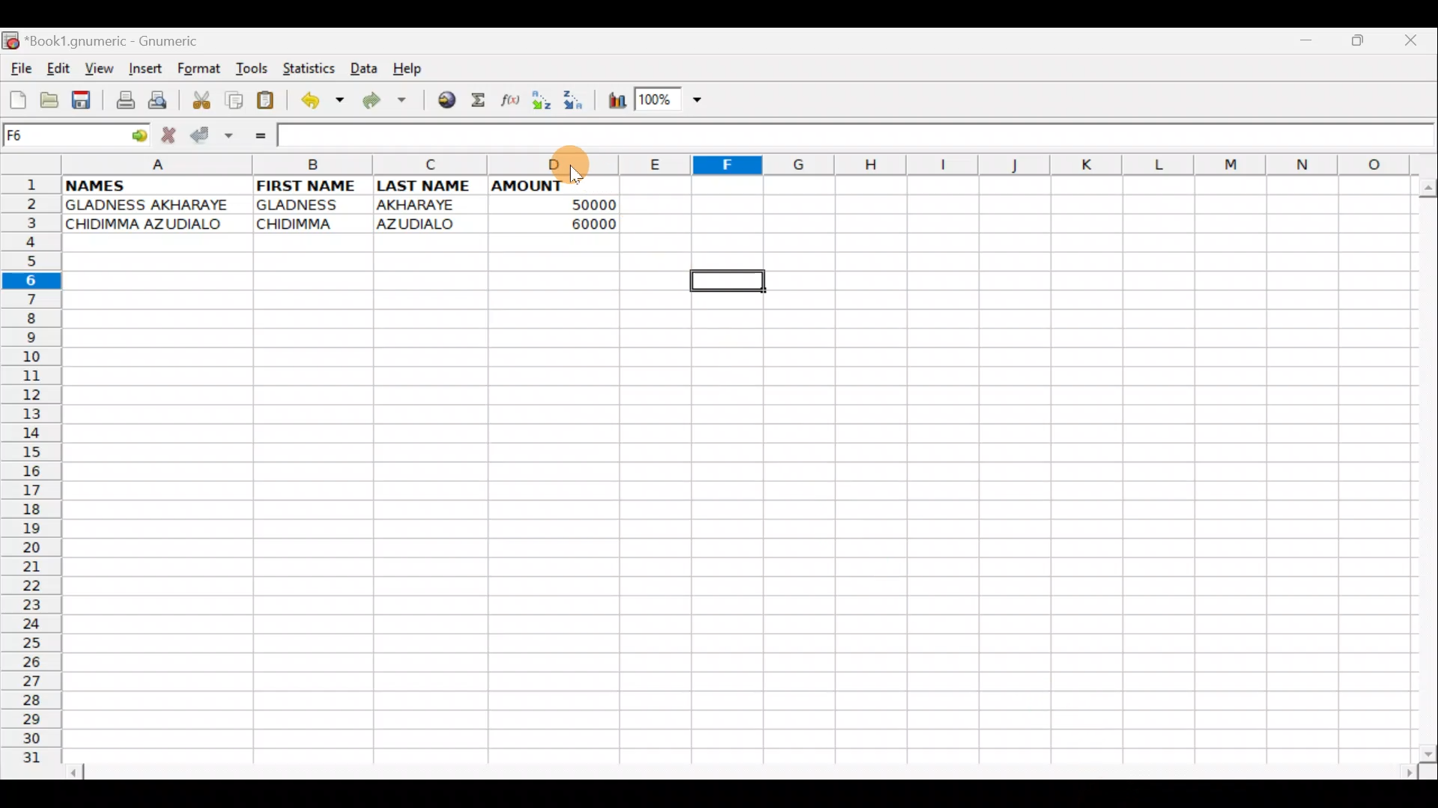  Describe the element at coordinates (171, 134) in the screenshot. I see `Cancel change` at that location.